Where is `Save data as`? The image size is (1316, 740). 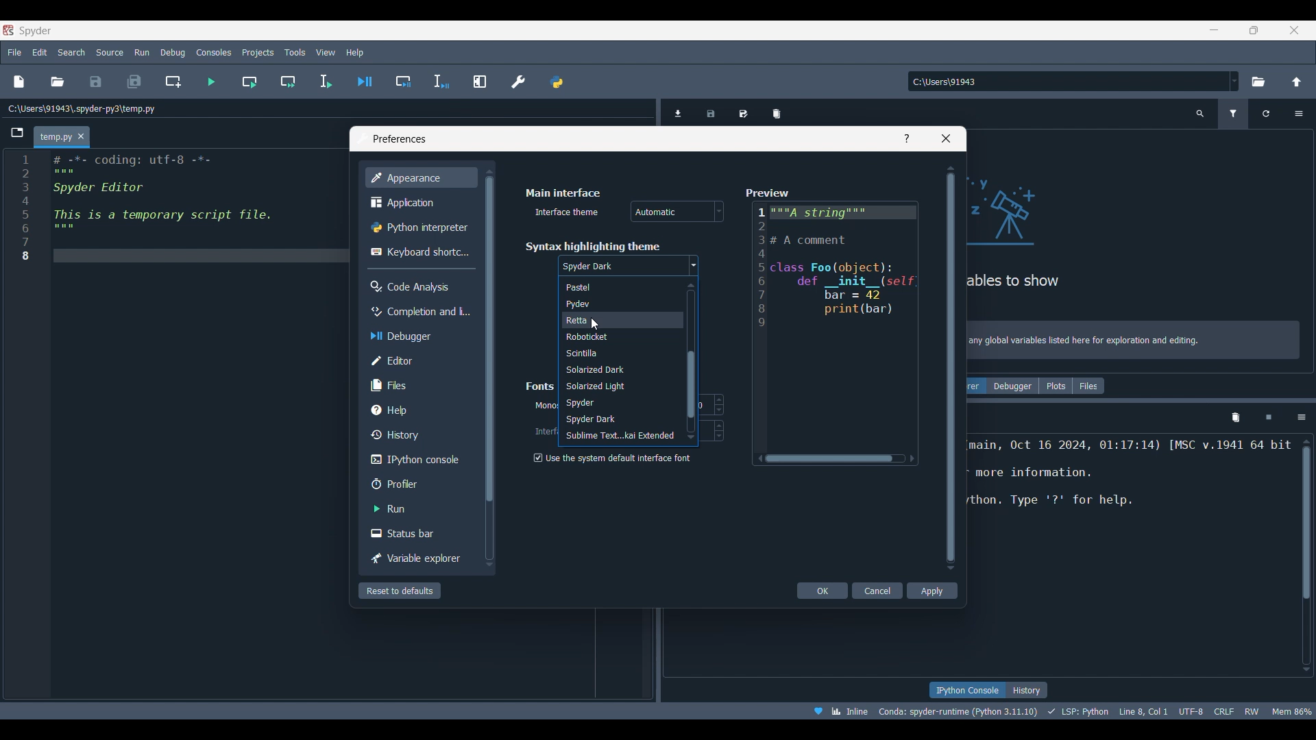
Save data as is located at coordinates (744, 111).